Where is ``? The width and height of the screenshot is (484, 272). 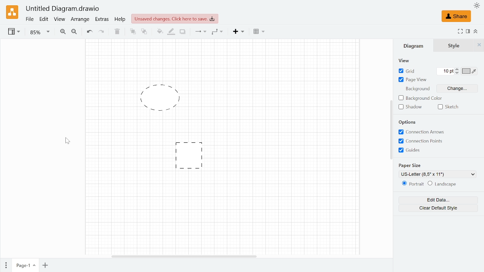
 is located at coordinates (414, 46).